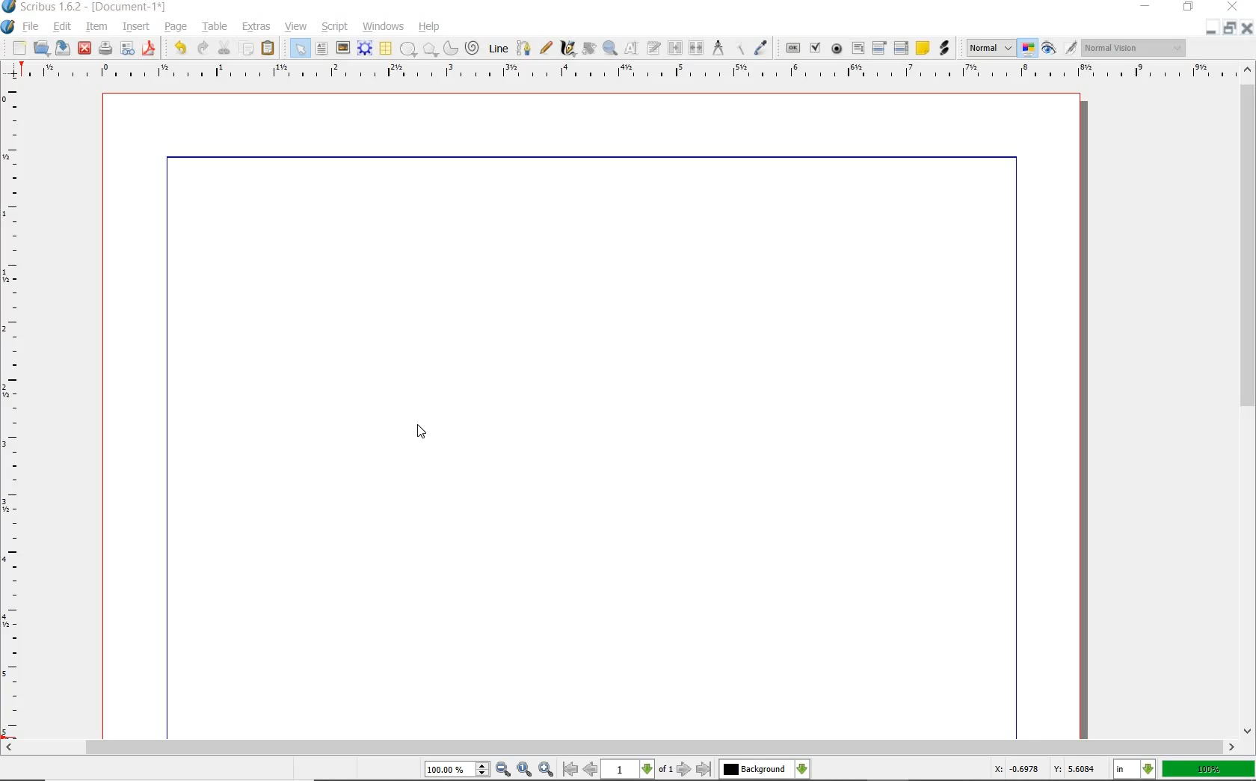  Describe the element at coordinates (945, 49) in the screenshot. I see `LINK ANNOTATION` at that location.